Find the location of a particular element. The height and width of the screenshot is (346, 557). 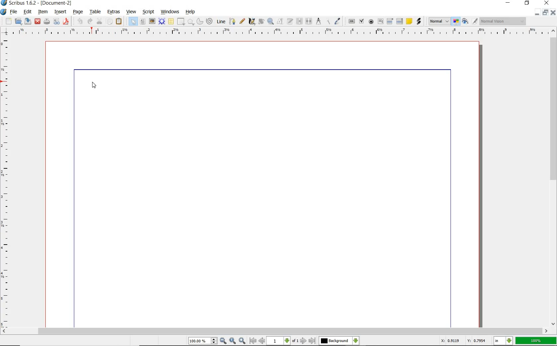

cut is located at coordinates (99, 21).